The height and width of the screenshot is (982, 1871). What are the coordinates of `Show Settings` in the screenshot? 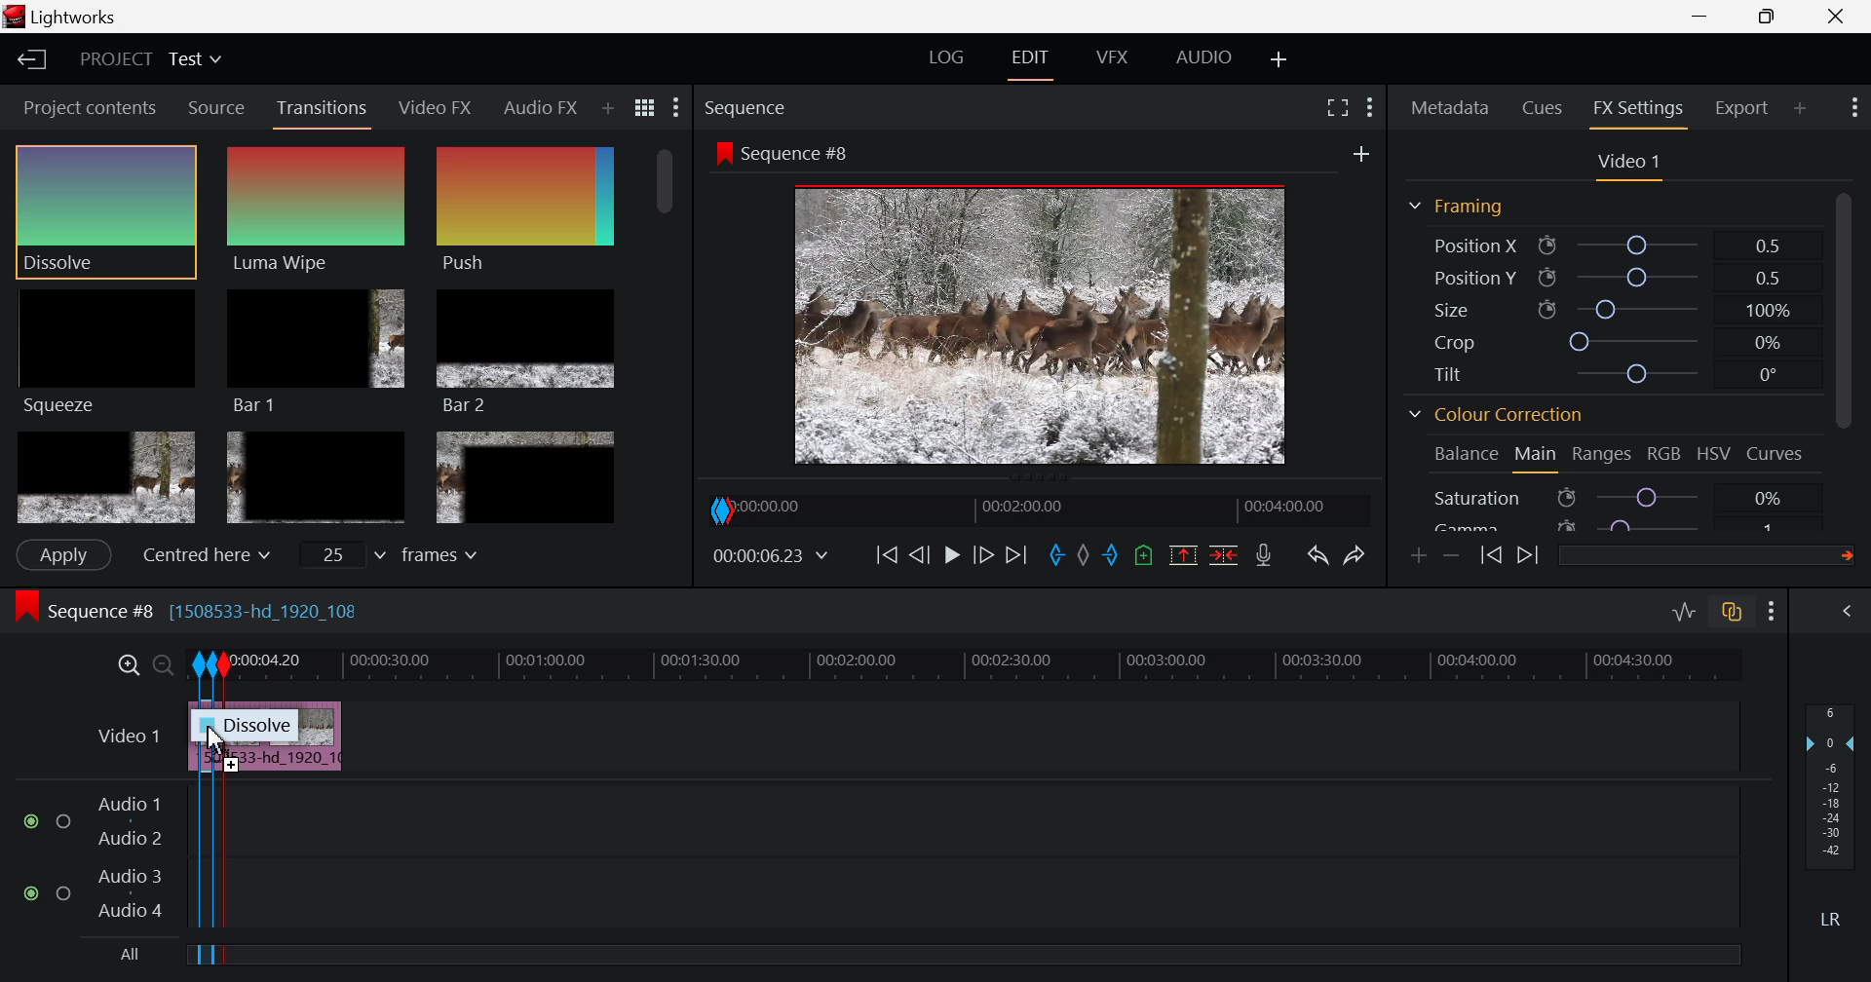 It's located at (1776, 610).